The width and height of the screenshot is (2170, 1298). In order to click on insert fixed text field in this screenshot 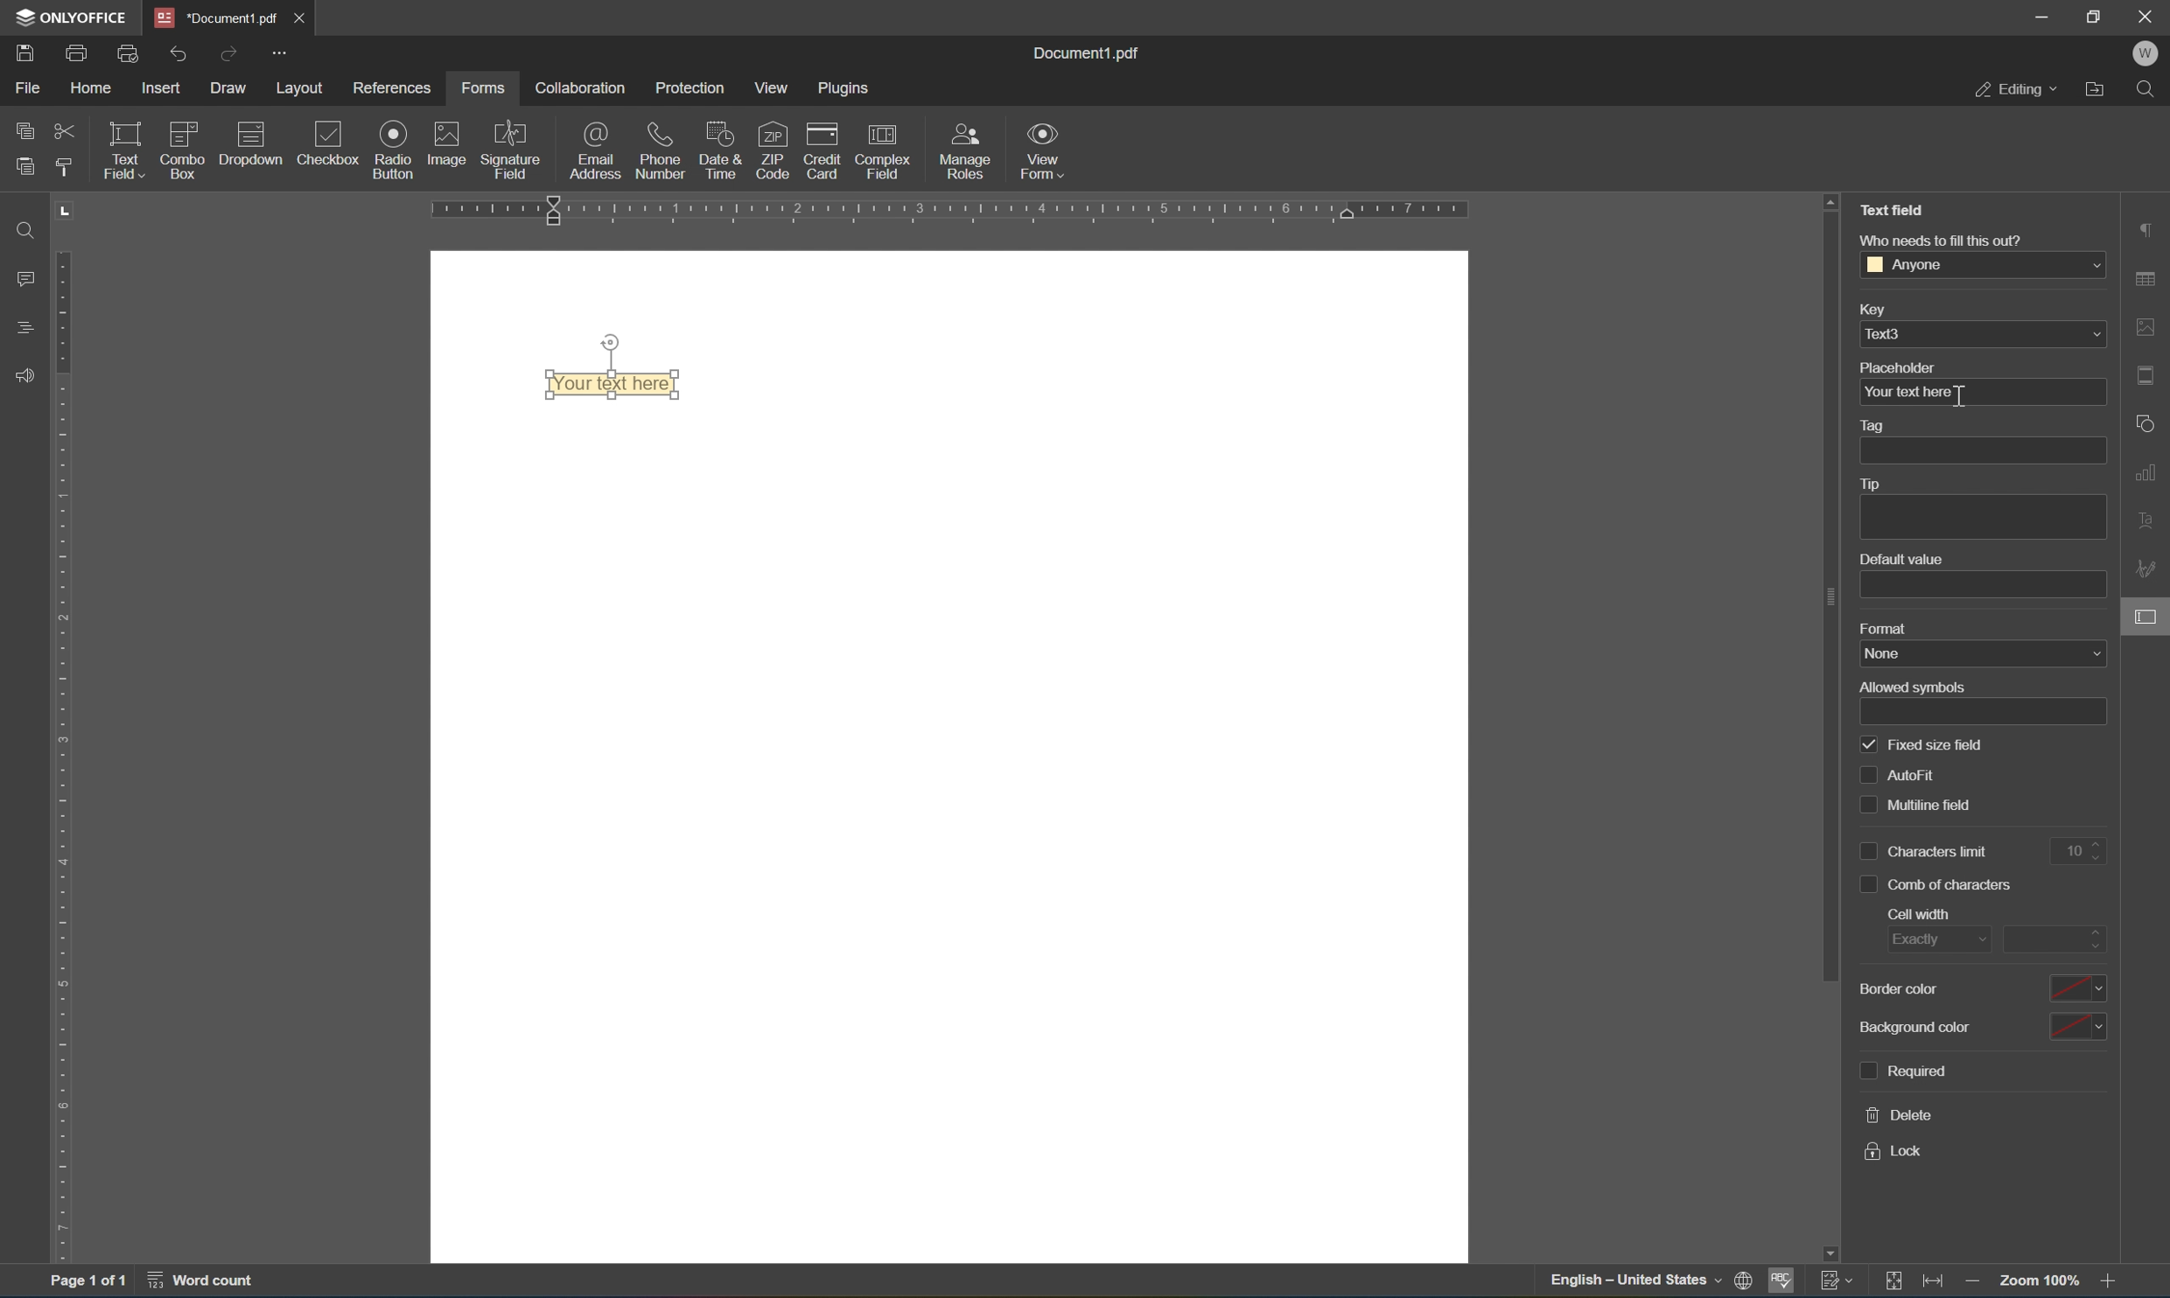, I will do `click(221, 175)`.